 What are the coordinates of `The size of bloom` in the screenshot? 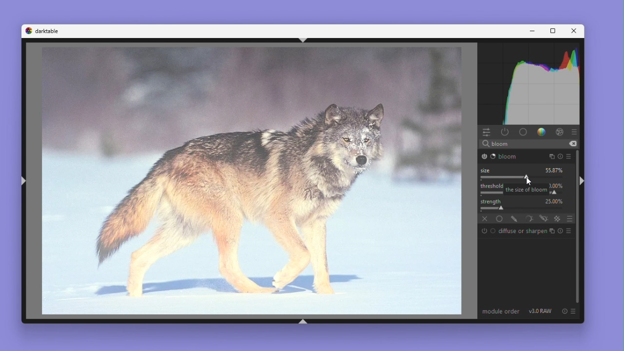 It's located at (526, 189).